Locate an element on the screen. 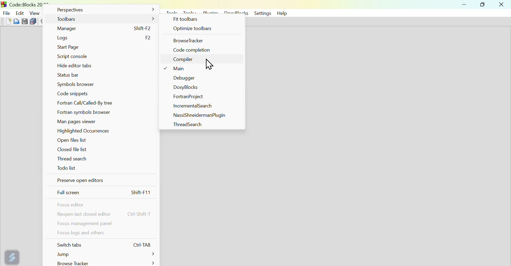  Open files list is located at coordinates (73, 141).